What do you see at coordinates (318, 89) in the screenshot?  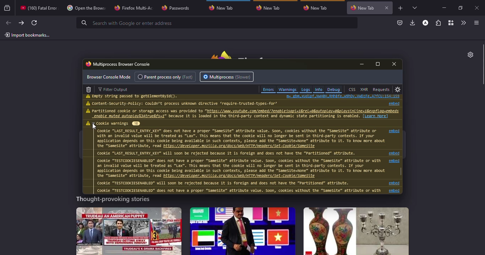 I see `info` at bounding box center [318, 89].